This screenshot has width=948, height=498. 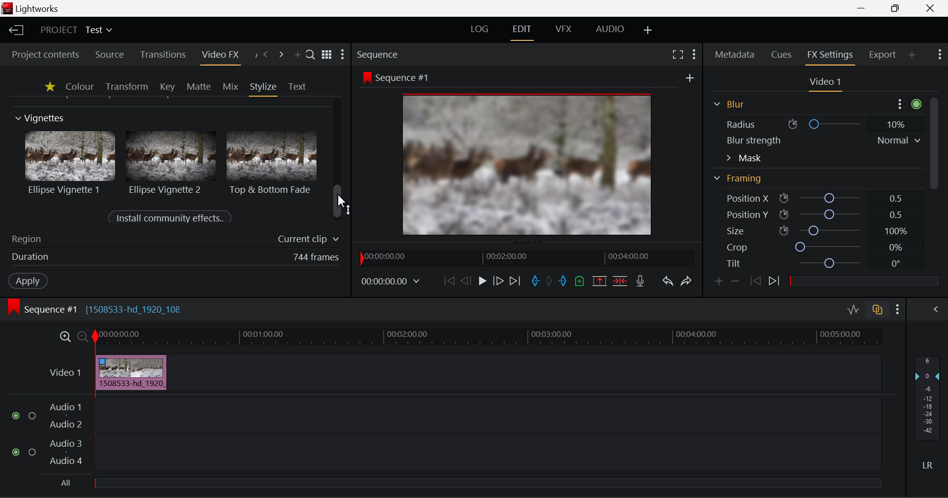 I want to click on Mark Cue, so click(x=580, y=281).